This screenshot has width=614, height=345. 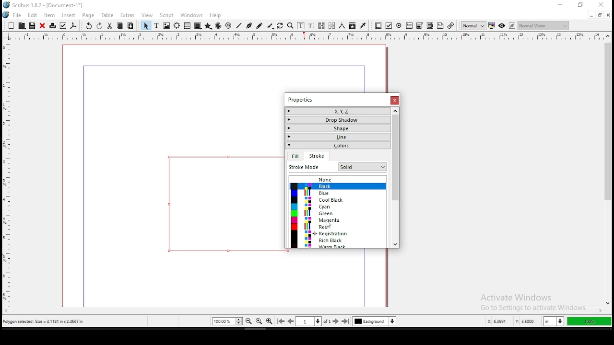 I want to click on rotate item, so click(x=280, y=26).